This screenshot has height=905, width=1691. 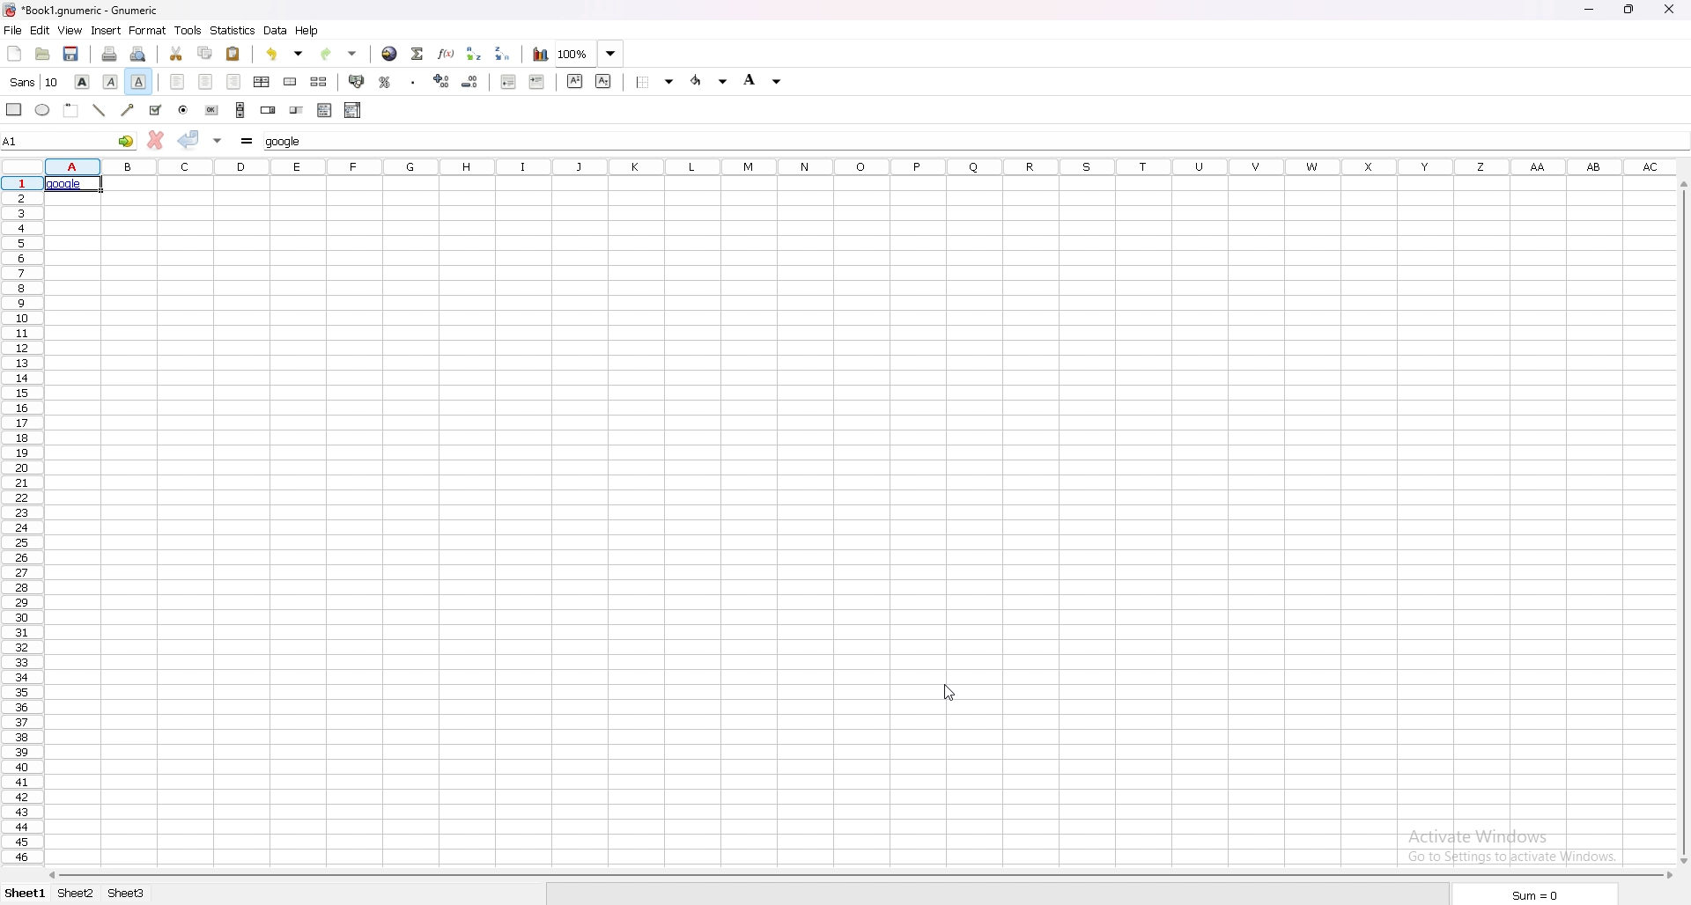 I want to click on edit, so click(x=41, y=31).